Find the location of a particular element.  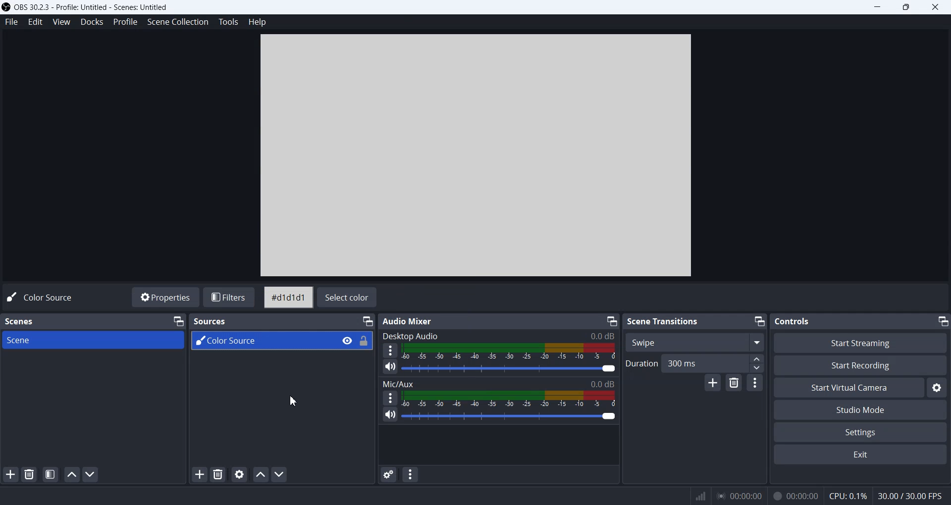

Minimize is located at coordinates (878, 7).